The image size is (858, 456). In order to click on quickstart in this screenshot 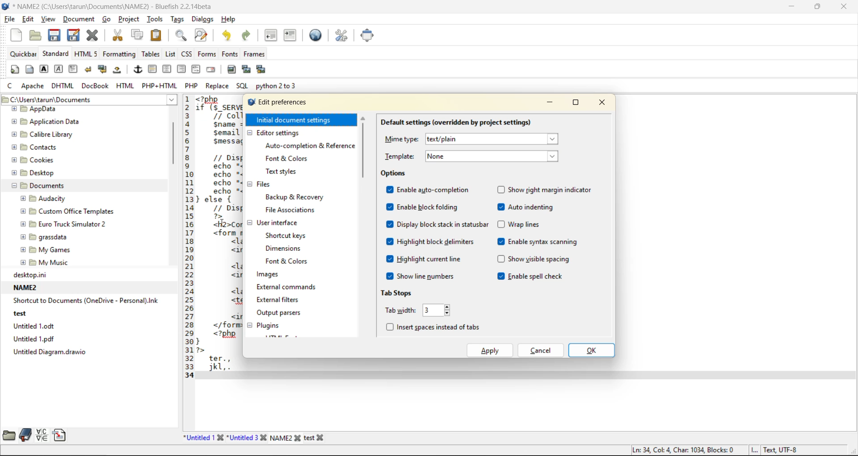, I will do `click(14, 70)`.